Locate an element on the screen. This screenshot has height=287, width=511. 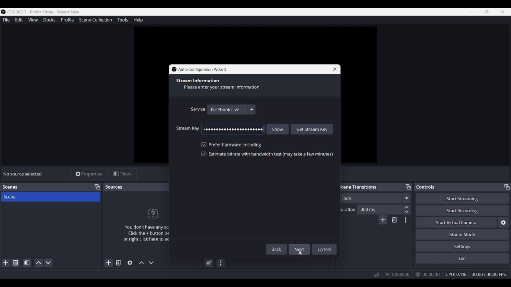
Settings is located at coordinates (463, 246).